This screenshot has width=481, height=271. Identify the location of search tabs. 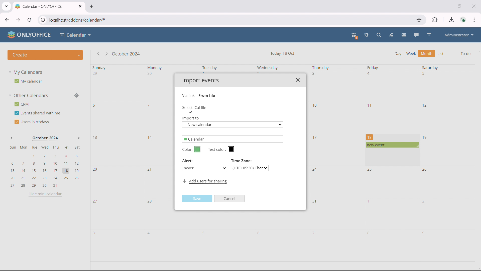
(6, 6).